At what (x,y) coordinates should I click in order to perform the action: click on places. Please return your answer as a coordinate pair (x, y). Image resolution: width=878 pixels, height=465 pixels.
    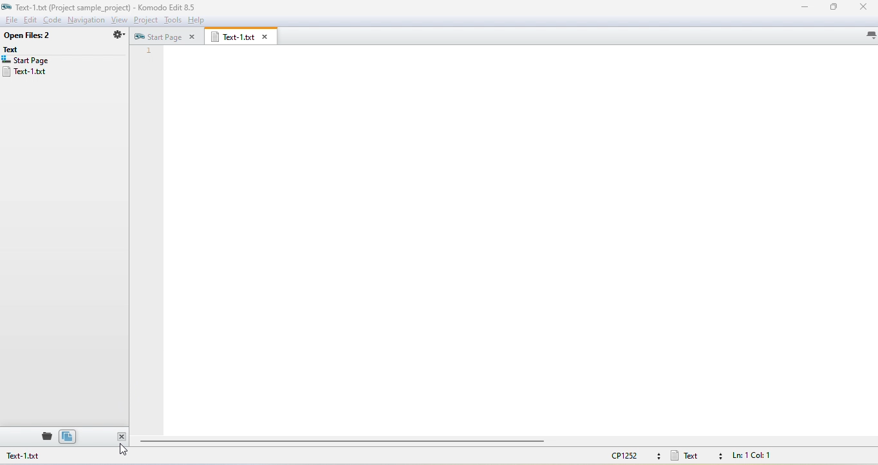
    Looking at the image, I should click on (46, 437).